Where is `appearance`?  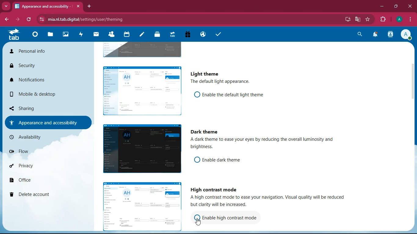 appearance is located at coordinates (45, 122).